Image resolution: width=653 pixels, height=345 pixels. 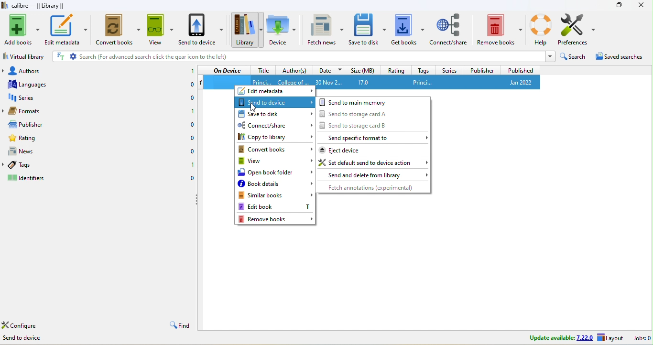 I want to click on fetch annotations, so click(x=374, y=188).